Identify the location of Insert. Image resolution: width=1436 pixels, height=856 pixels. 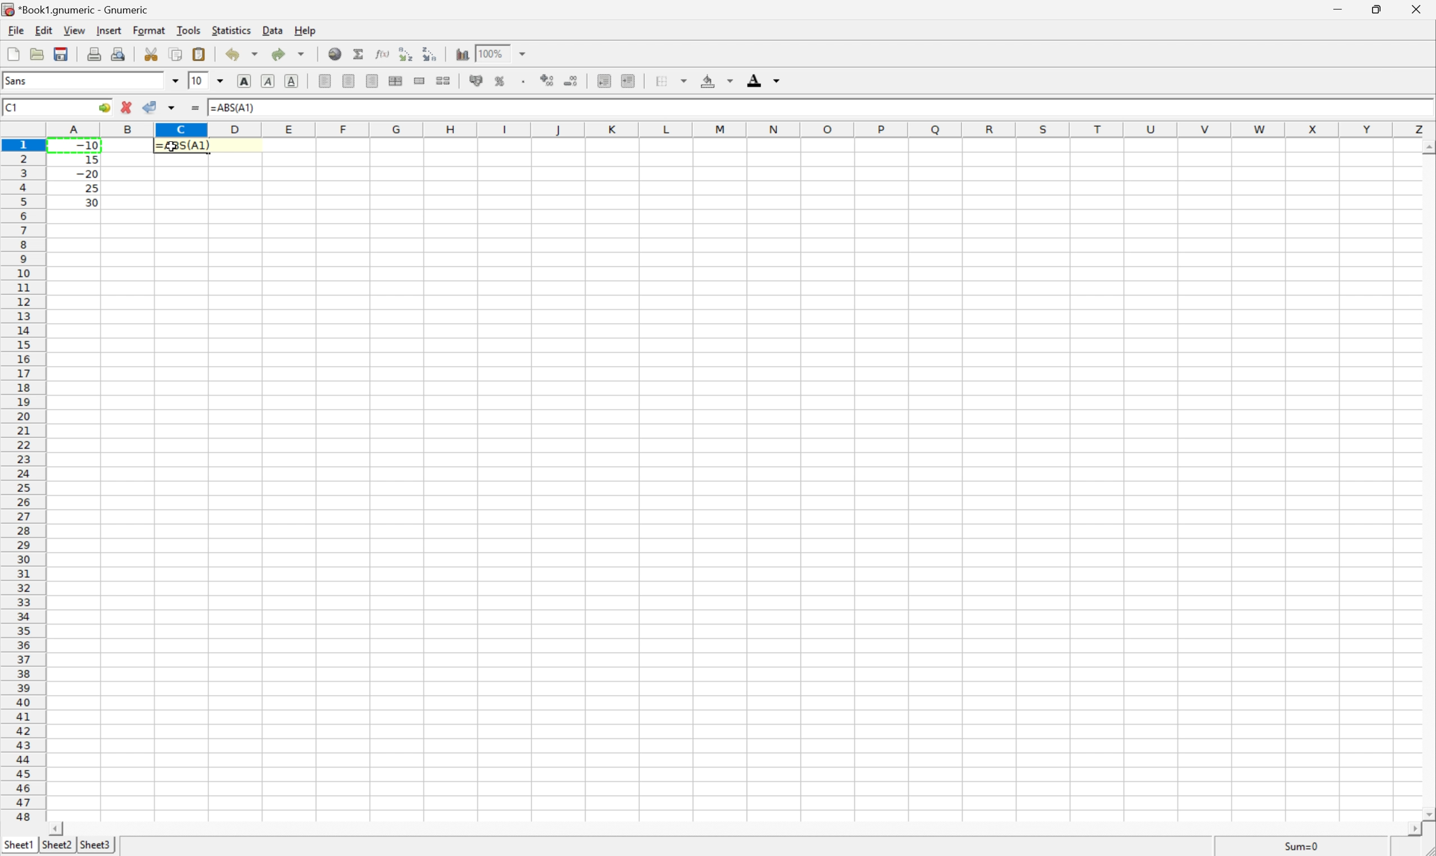
(110, 31).